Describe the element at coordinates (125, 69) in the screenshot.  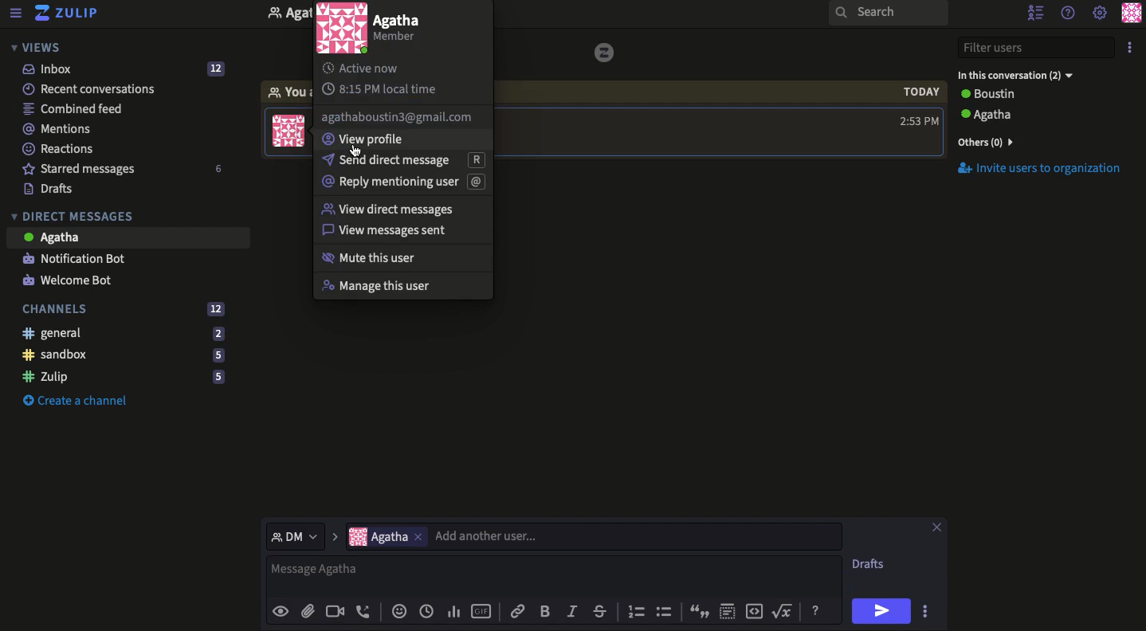
I see `Inbox` at that location.